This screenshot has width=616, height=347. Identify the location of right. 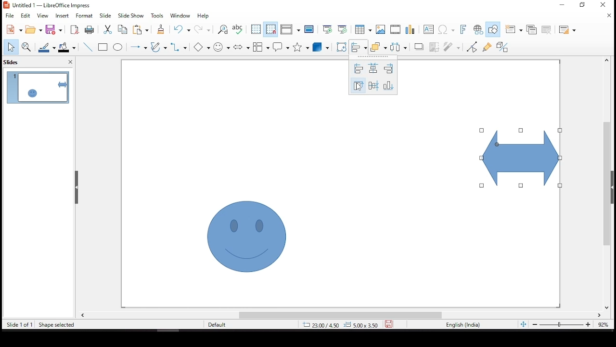
(389, 68).